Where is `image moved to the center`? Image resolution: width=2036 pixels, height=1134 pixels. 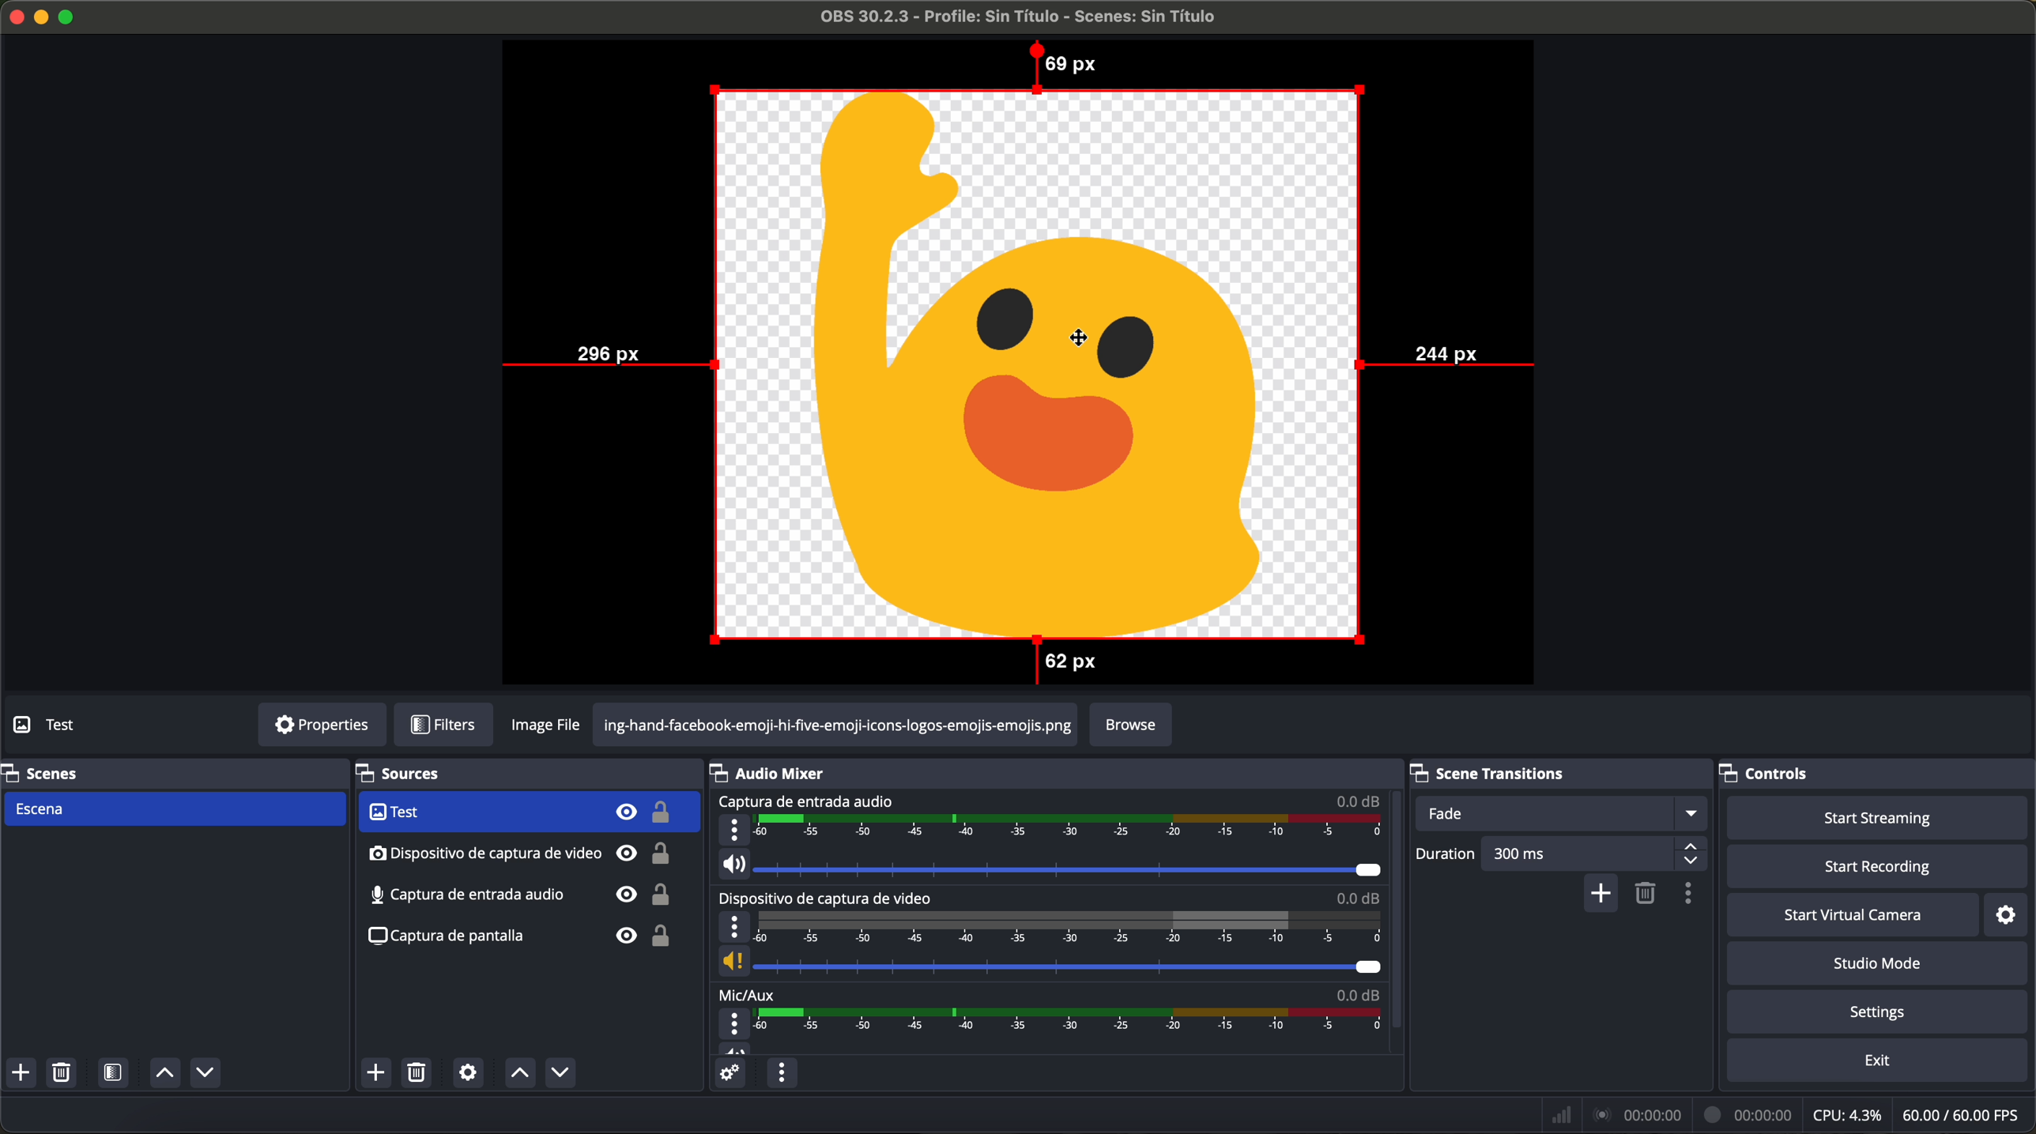
image moved to the center is located at coordinates (1039, 364).